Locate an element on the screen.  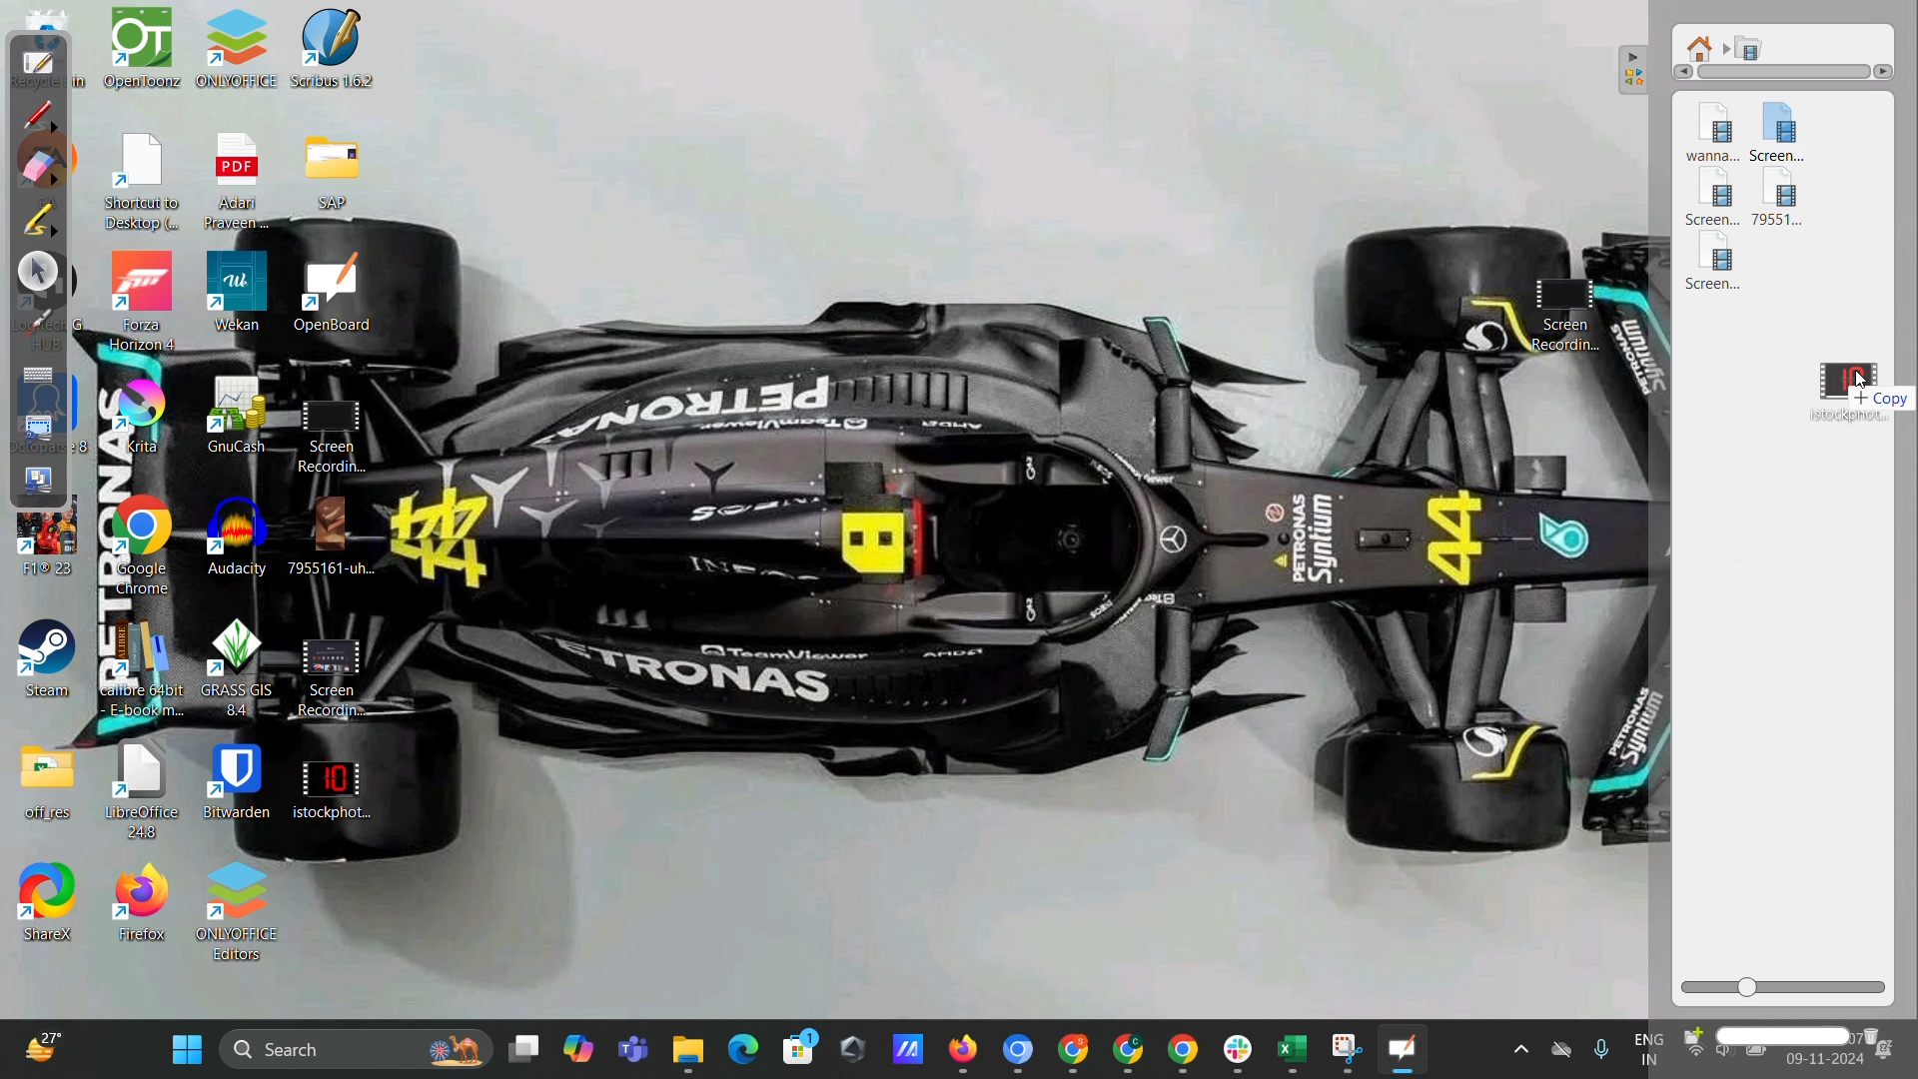
OpenBoard is located at coordinates (336, 292).